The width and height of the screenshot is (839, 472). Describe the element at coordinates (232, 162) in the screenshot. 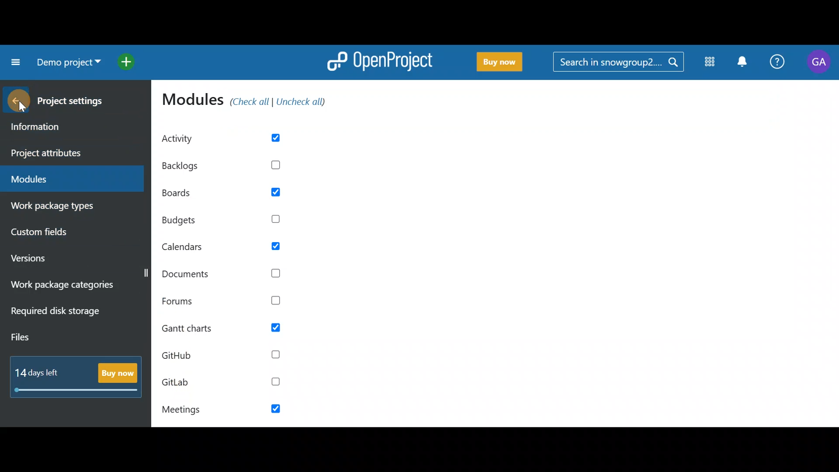

I see `Backlogs` at that location.